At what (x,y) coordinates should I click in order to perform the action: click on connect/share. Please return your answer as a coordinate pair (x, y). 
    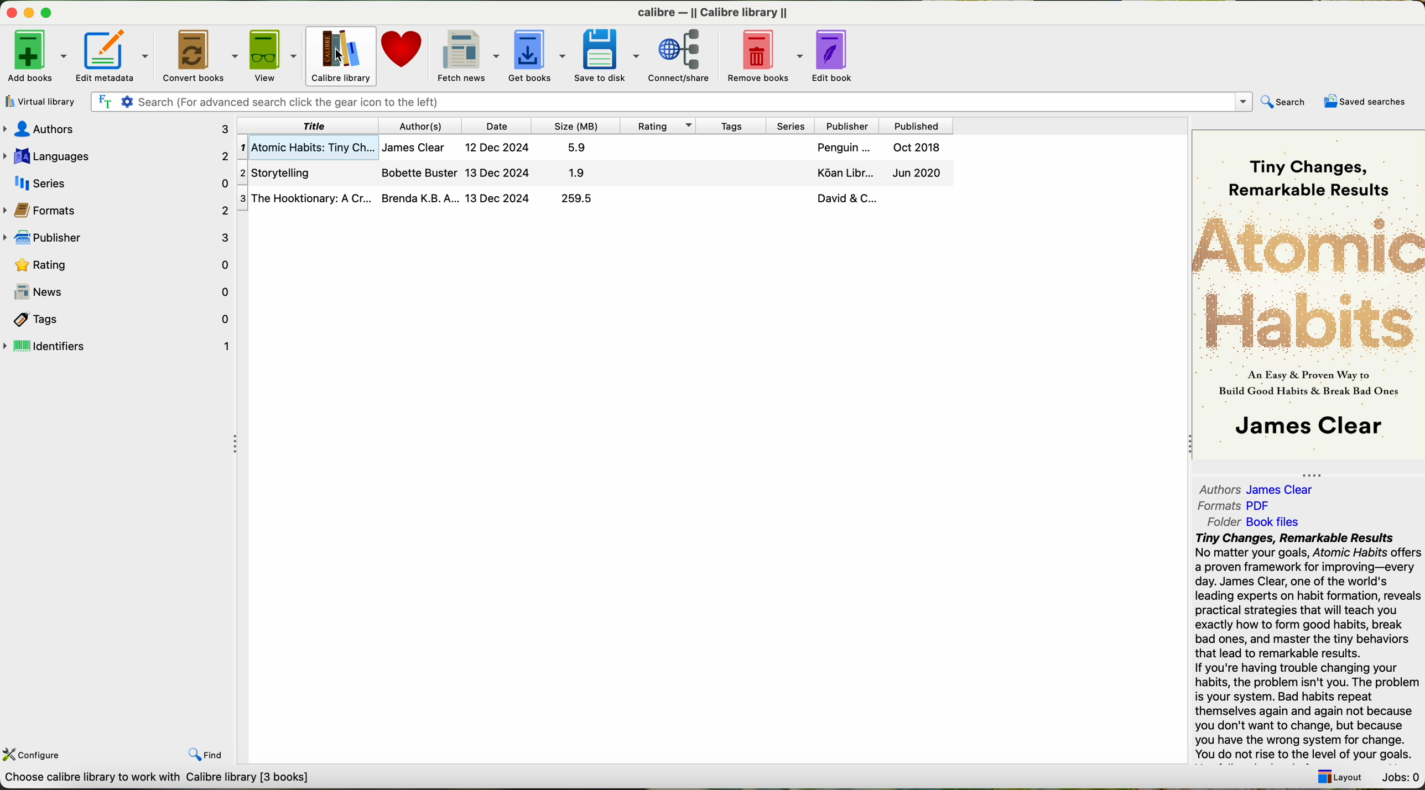
    Looking at the image, I should click on (686, 54).